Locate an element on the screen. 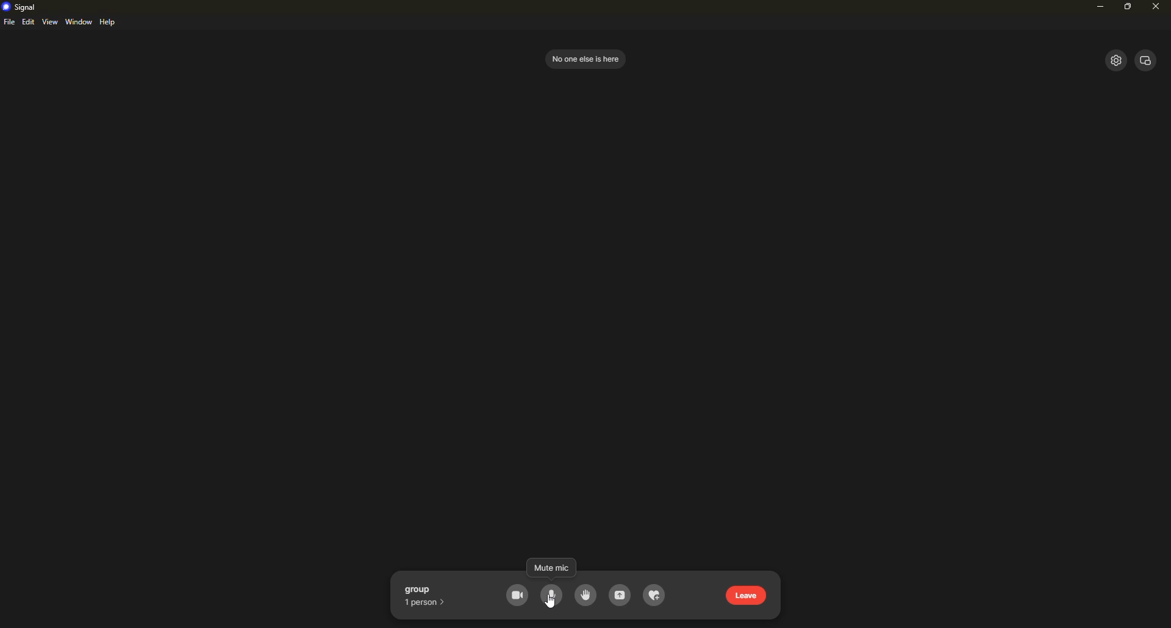 Image resolution: width=1171 pixels, height=628 pixels. maximize is located at coordinates (1129, 7).